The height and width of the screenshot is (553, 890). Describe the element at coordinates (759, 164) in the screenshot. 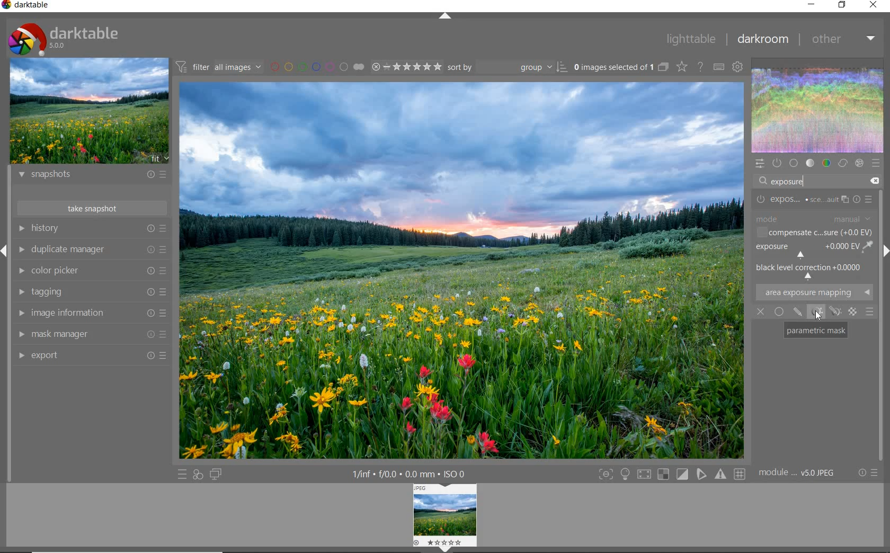

I see `quick access panel` at that location.